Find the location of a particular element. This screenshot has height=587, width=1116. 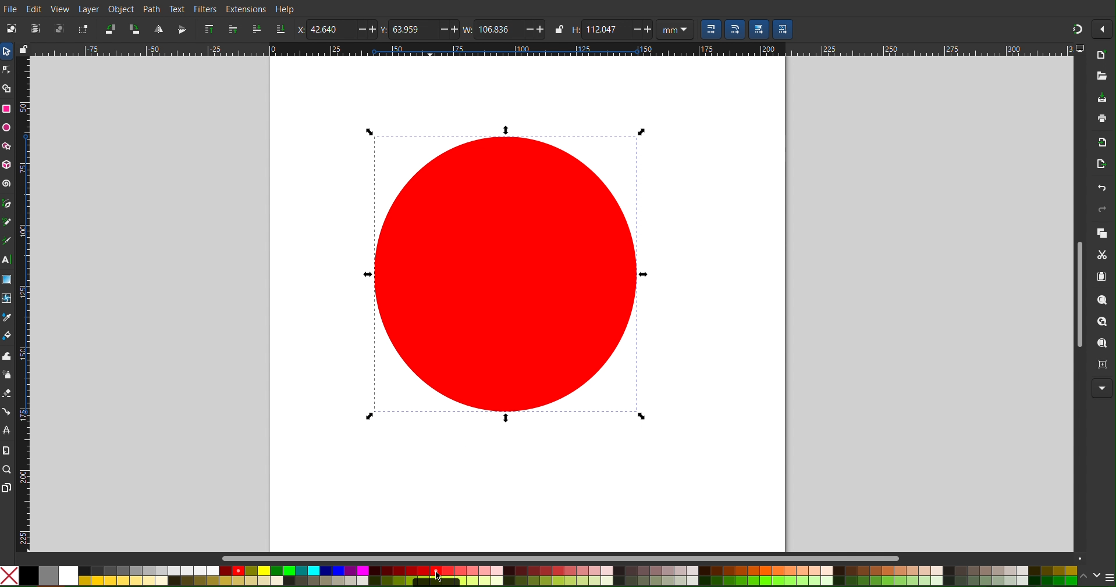

lock is located at coordinates (558, 30).